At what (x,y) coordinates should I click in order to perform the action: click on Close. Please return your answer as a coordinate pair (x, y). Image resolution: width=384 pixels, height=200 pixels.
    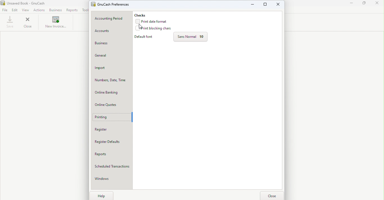
    Looking at the image, I should click on (279, 4).